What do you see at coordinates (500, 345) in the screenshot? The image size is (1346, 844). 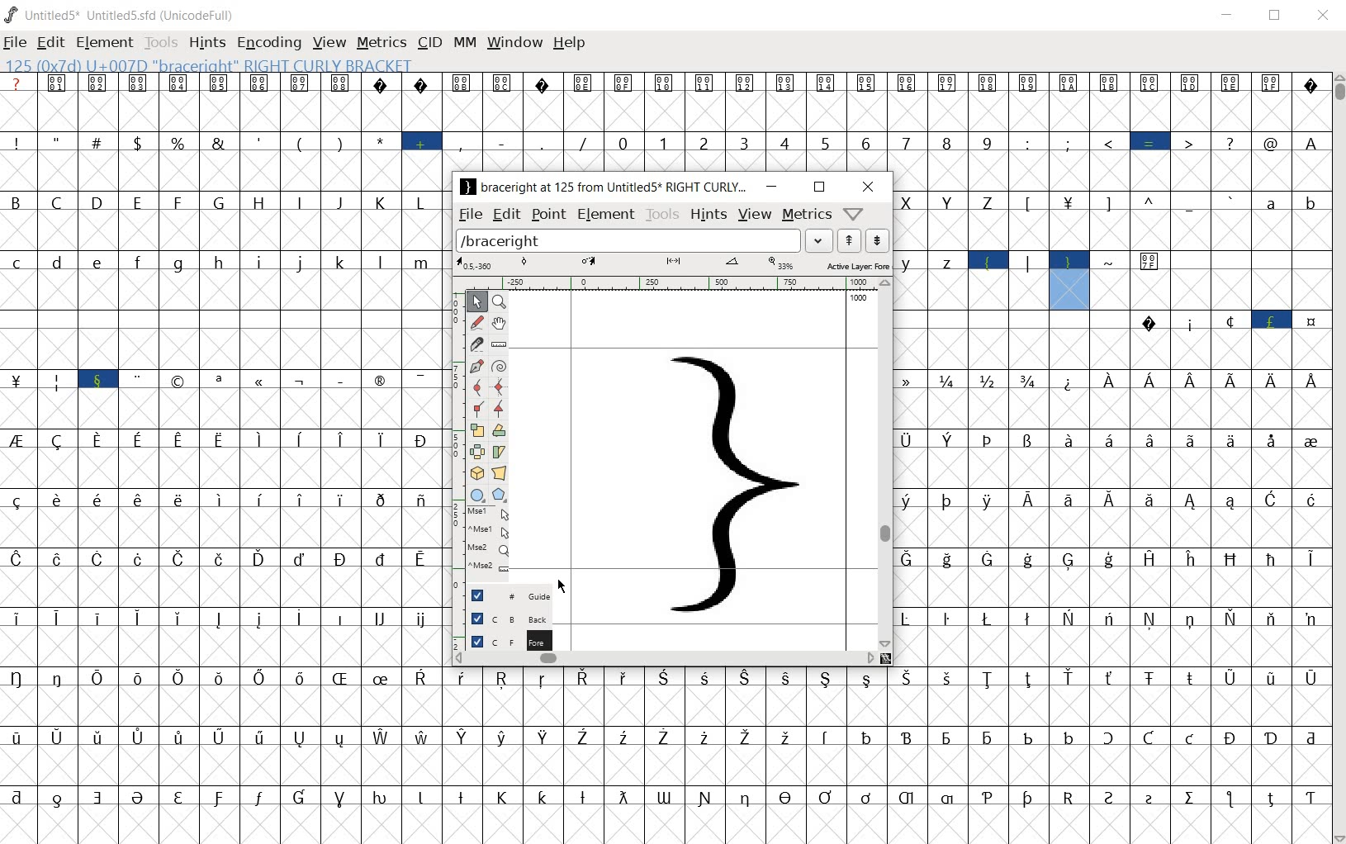 I see `measure a distance, angle between points` at bounding box center [500, 345].